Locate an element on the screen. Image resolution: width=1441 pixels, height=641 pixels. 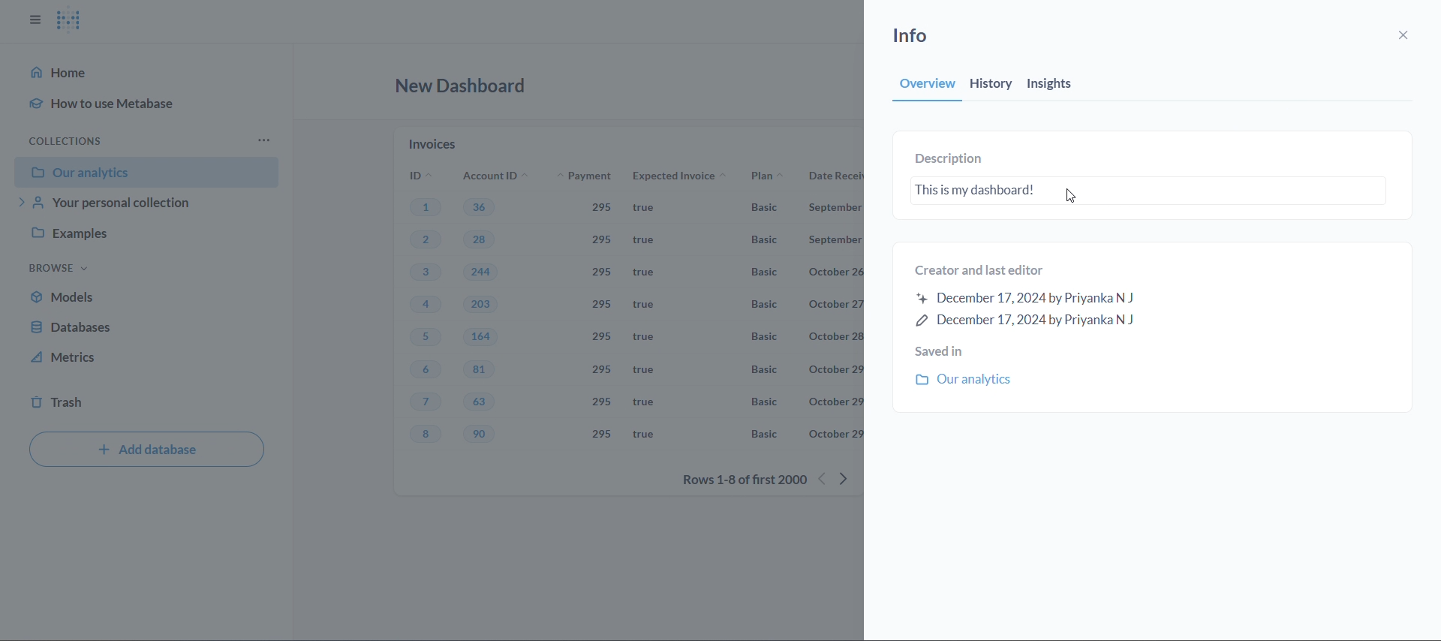
true is located at coordinates (643, 370).